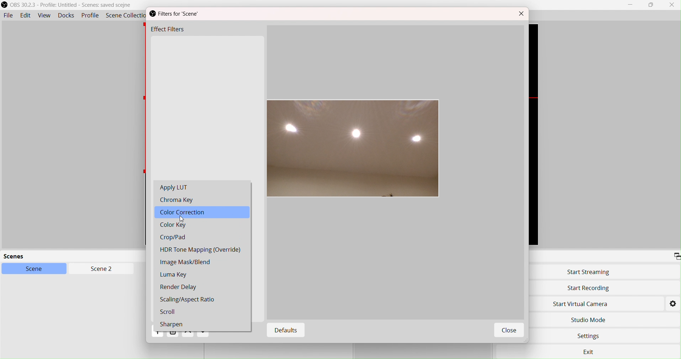 Image resolution: width=681 pixels, height=359 pixels. What do you see at coordinates (174, 238) in the screenshot?
I see `Crop/Pad` at bounding box center [174, 238].